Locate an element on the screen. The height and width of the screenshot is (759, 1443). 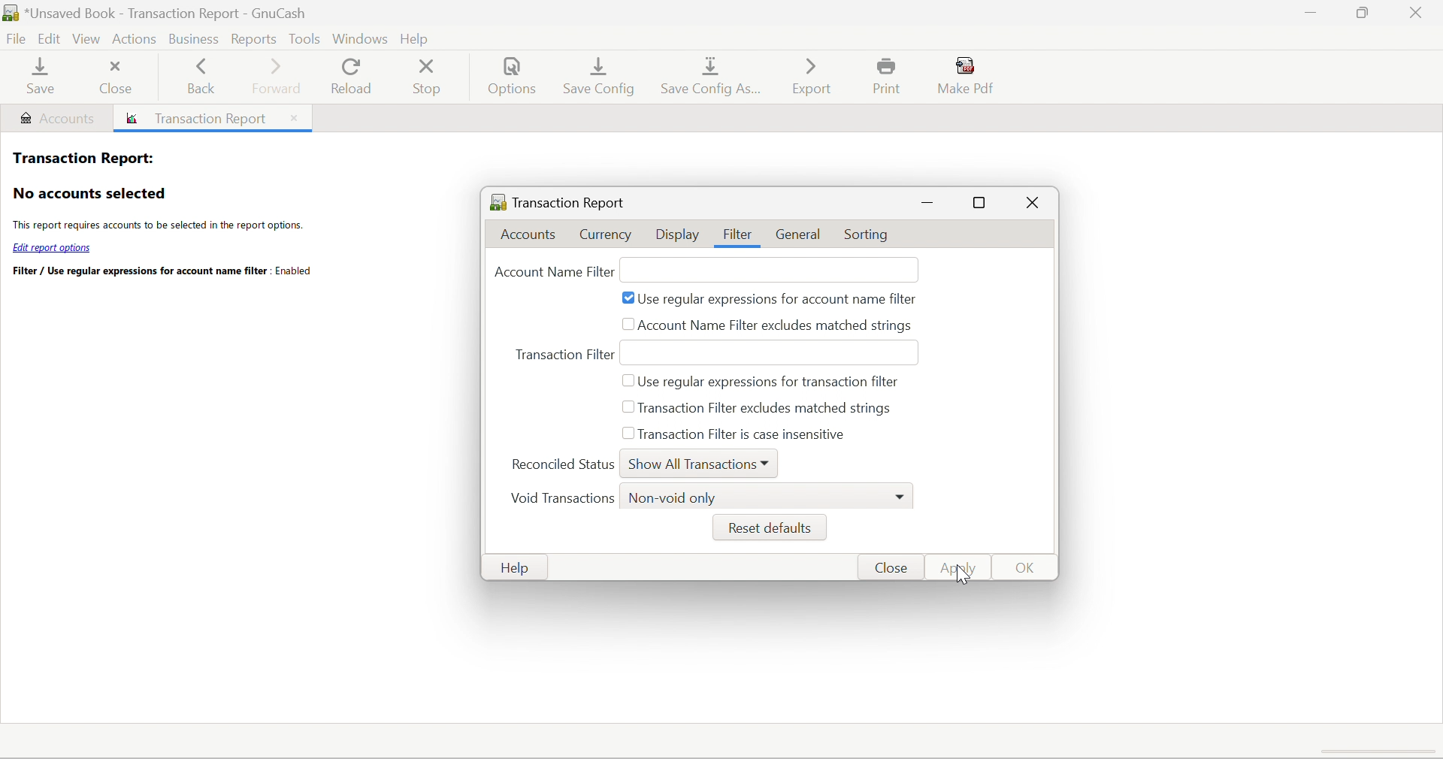
Cursor is located at coordinates (963, 573).